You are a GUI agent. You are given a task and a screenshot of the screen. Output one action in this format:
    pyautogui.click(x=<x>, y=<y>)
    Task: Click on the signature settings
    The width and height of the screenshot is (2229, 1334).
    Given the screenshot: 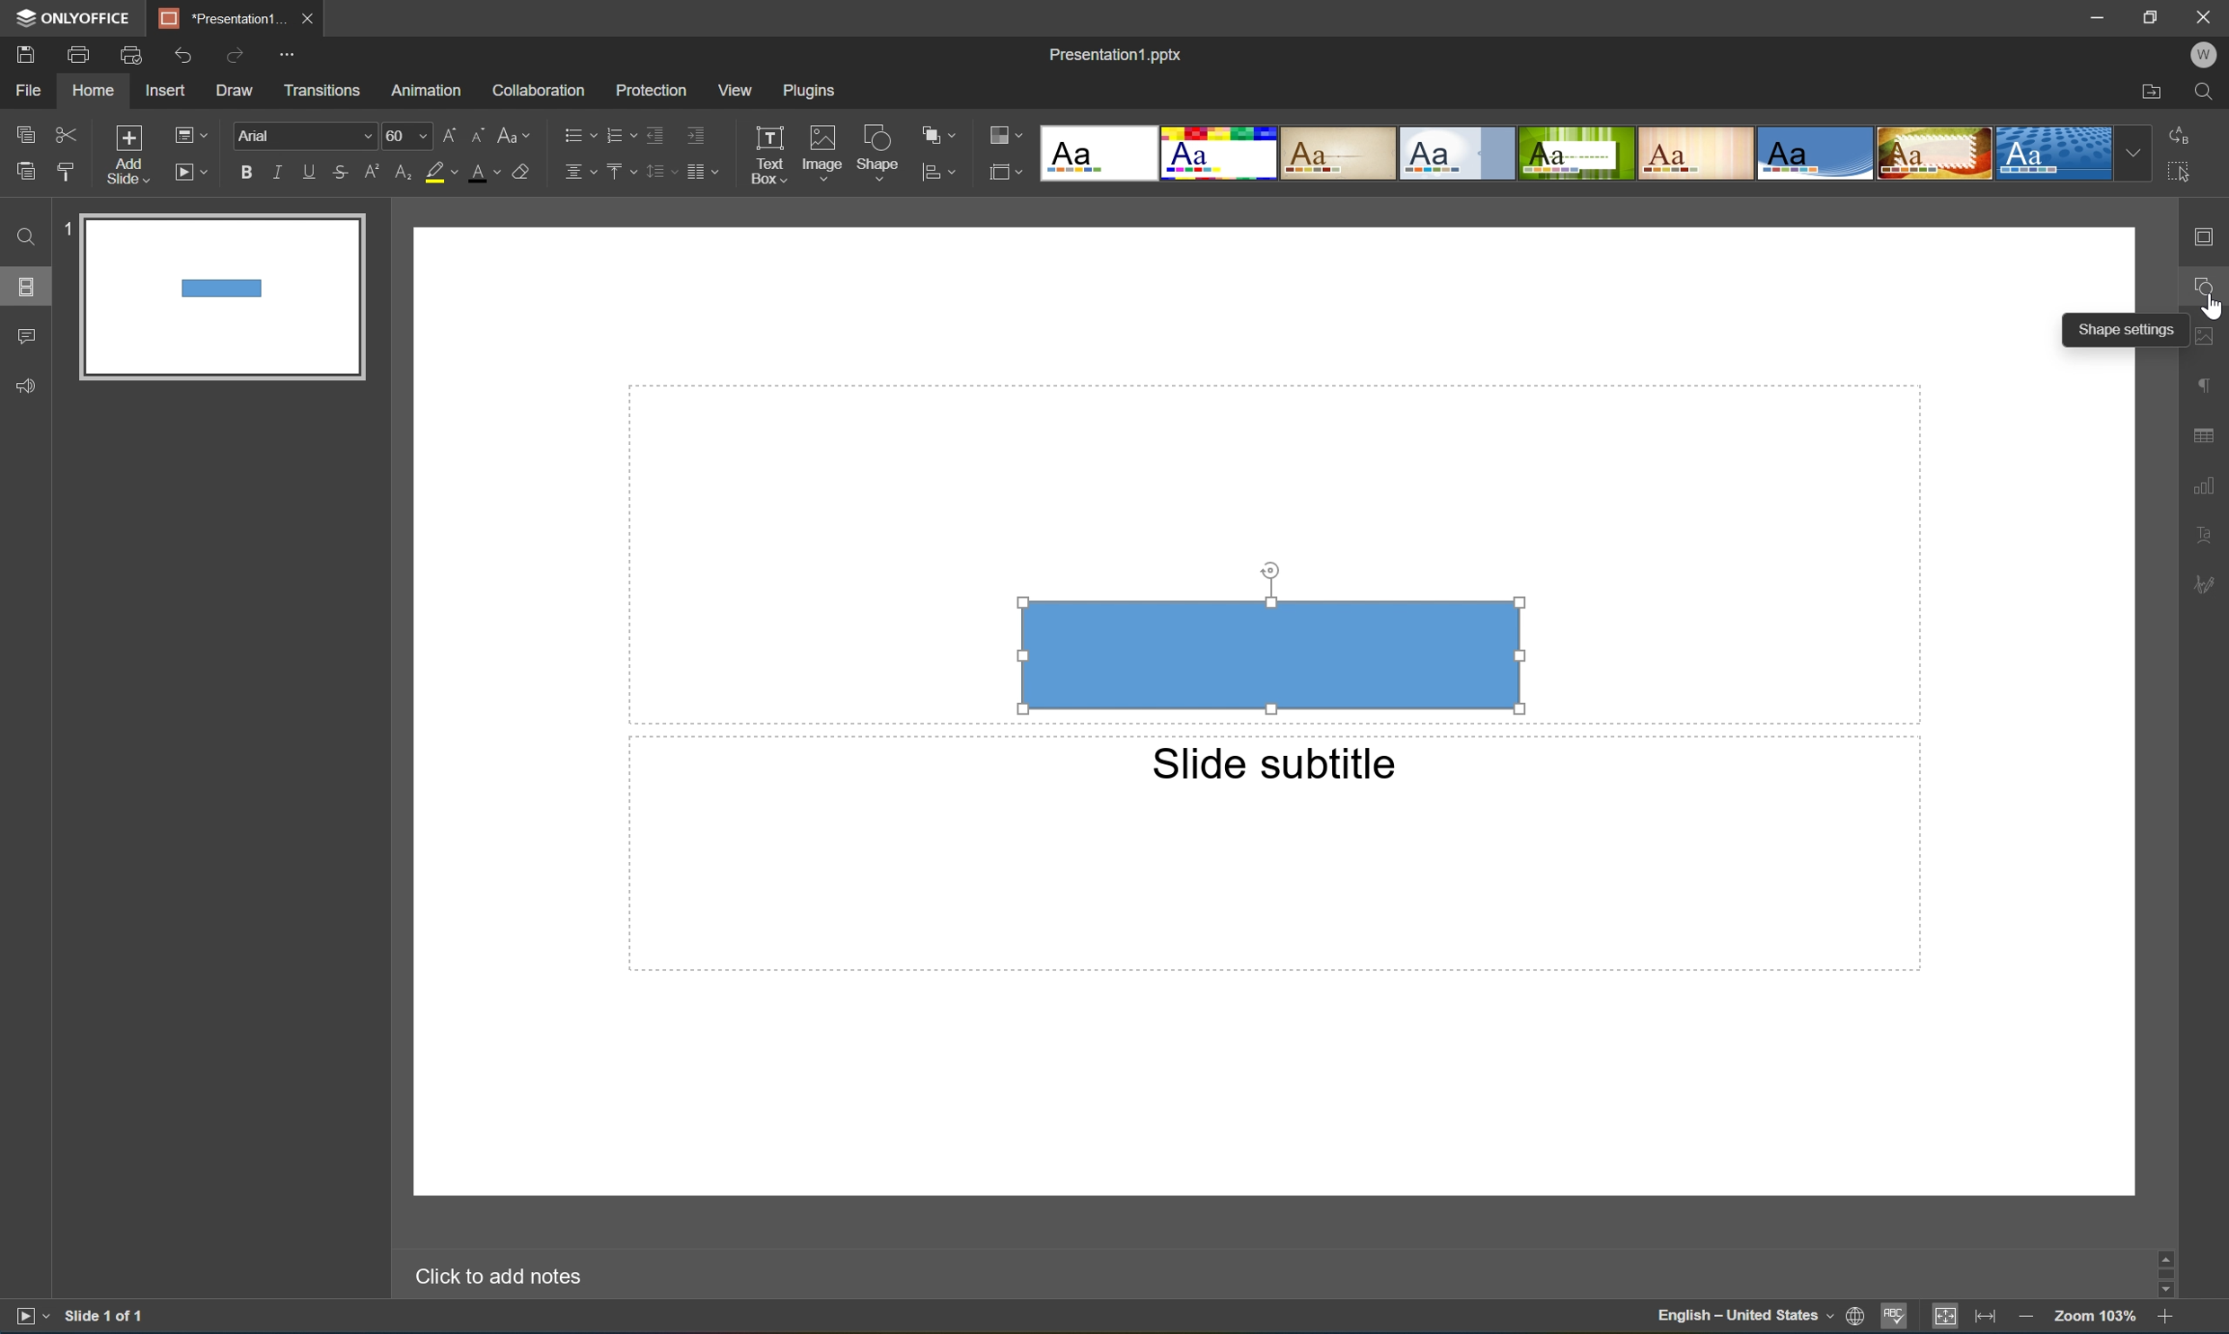 What is the action you would take?
    pyautogui.click(x=2207, y=585)
    